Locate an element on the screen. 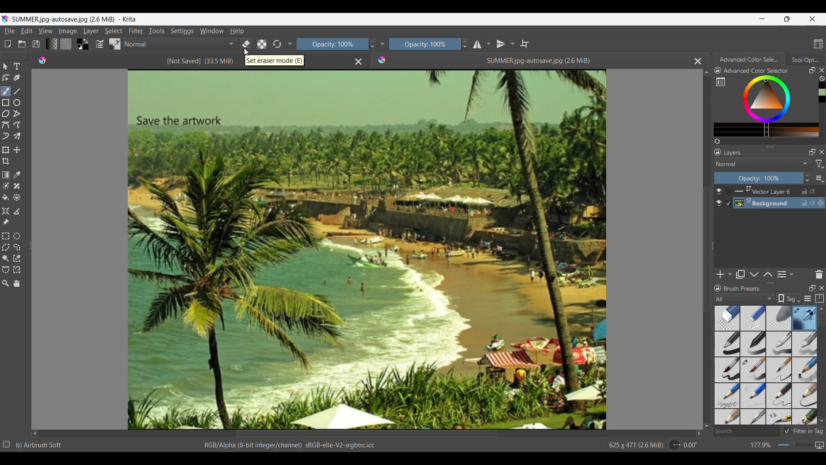 The width and height of the screenshot is (826, 465). Line tool is located at coordinates (17, 92).